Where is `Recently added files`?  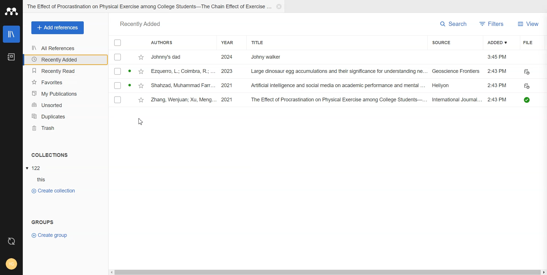 Recently added files is located at coordinates (328, 79).